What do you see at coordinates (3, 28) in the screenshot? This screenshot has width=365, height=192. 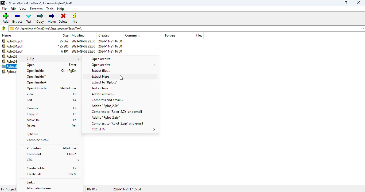 I see `browse folders` at bounding box center [3, 28].